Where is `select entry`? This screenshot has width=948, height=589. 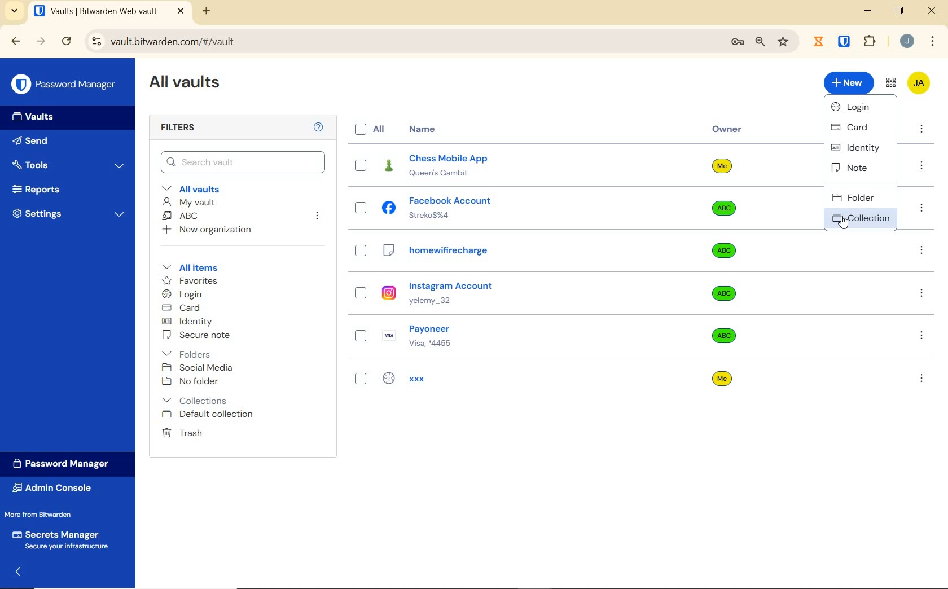 select entry is located at coordinates (360, 292).